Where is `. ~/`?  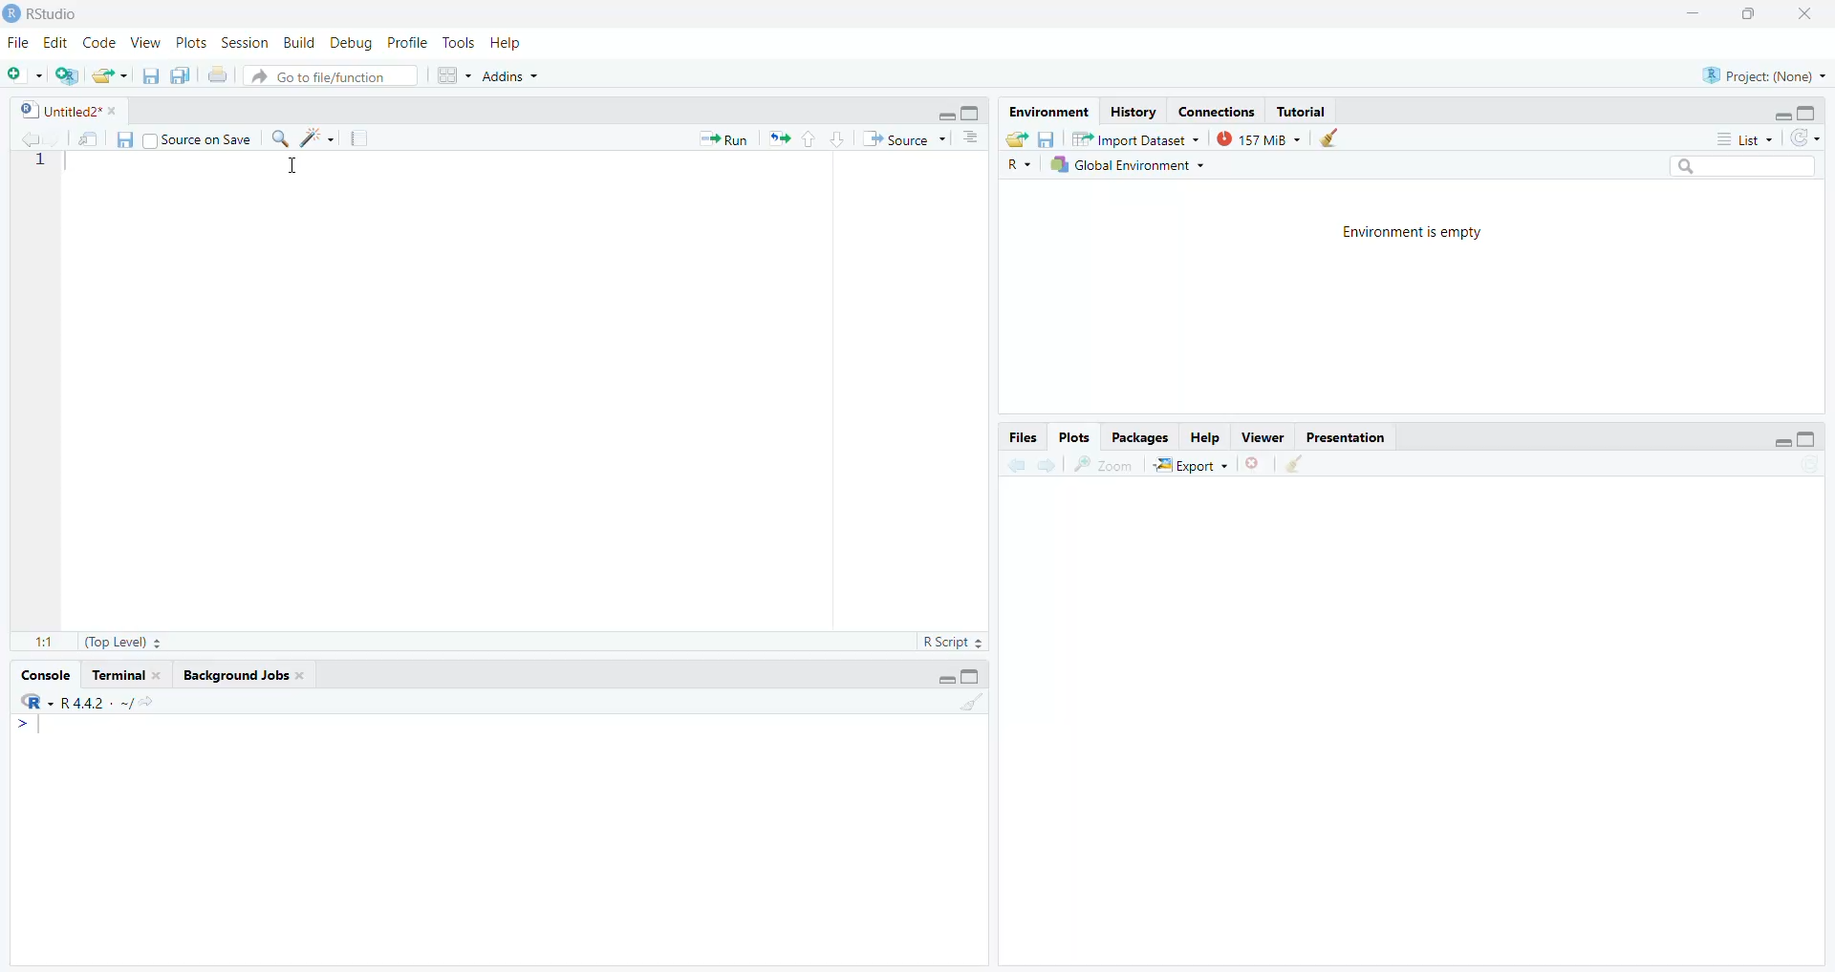
. ~/ is located at coordinates (122, 701).